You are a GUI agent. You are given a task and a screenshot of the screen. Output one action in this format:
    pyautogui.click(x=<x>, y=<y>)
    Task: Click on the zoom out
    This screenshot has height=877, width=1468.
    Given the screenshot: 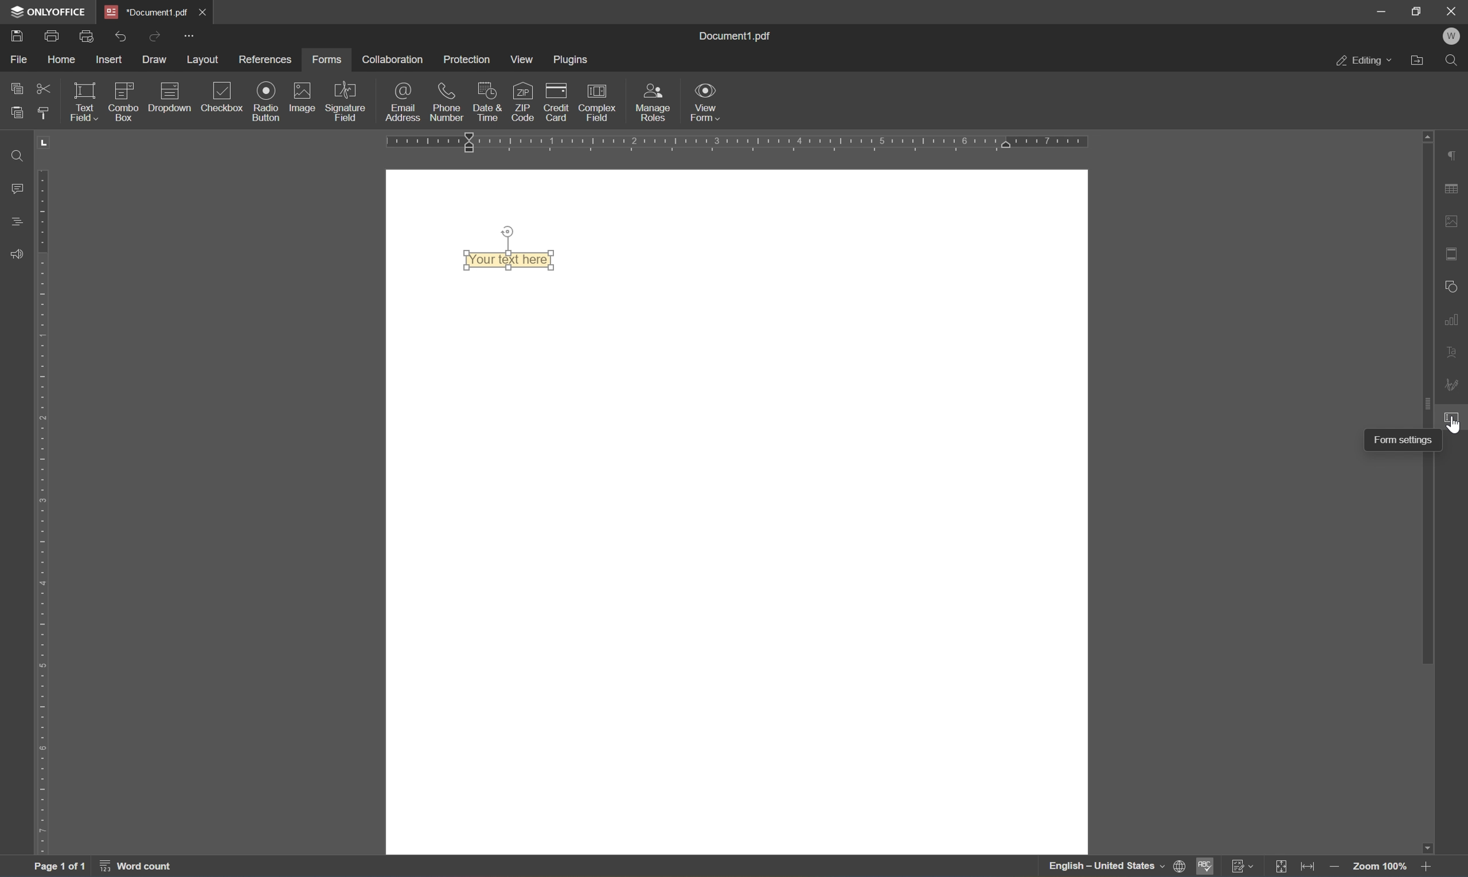 What is the action you would take?
    pyautogui.click(x=1333, y=868)
    